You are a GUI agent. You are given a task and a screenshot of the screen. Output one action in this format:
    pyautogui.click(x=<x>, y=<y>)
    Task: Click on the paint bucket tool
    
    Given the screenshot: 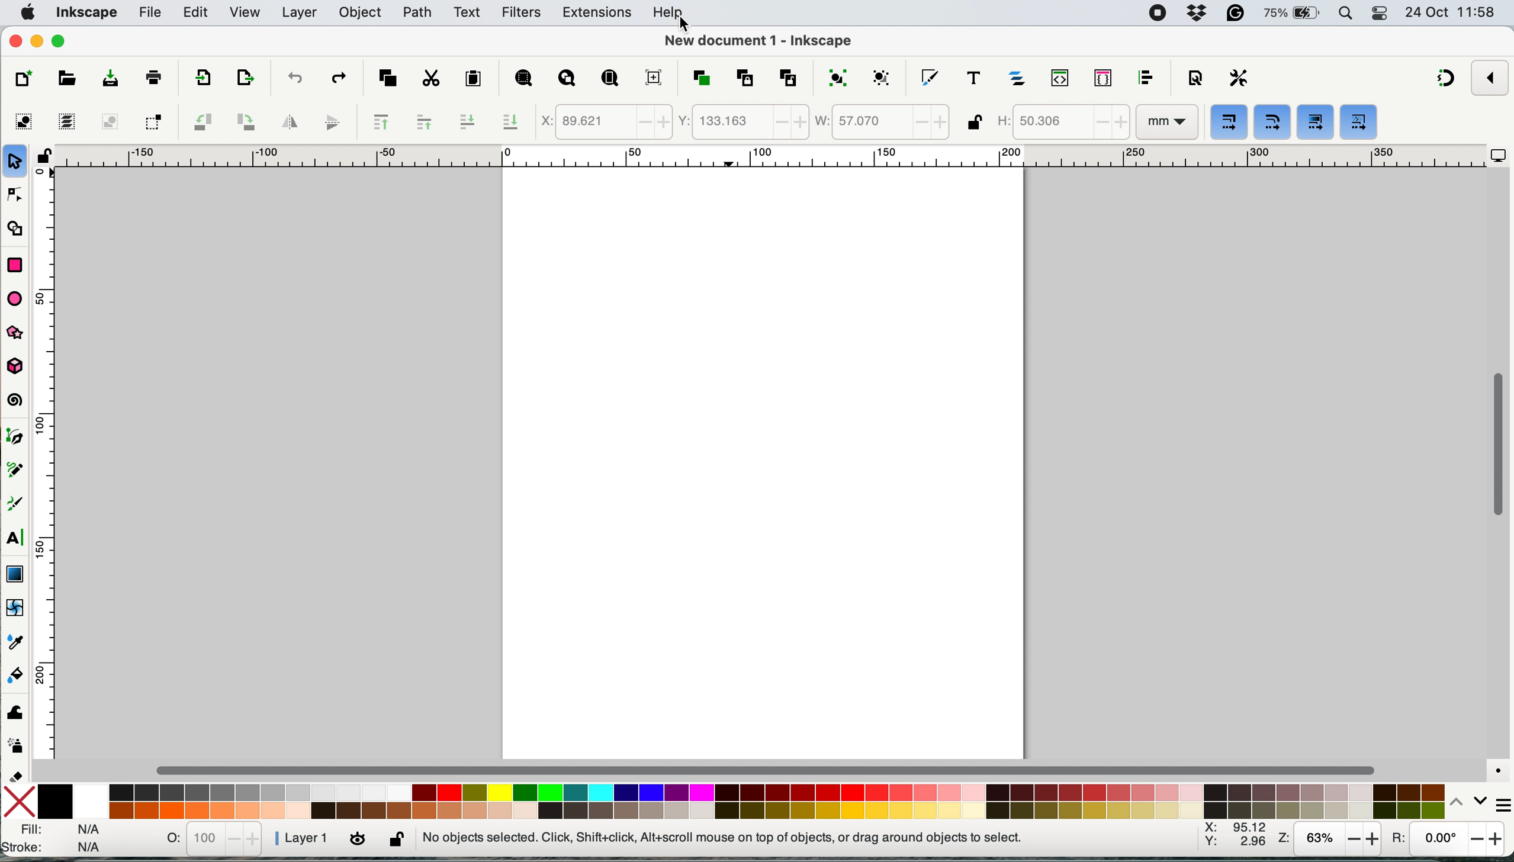 What is the action you would take?
    pyautogui.click(x=15, y=675)
    